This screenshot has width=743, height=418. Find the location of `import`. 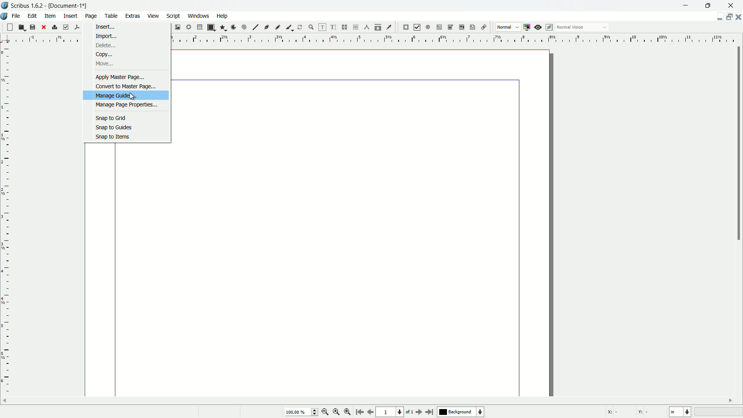

import is located at coordinates (105, 36).